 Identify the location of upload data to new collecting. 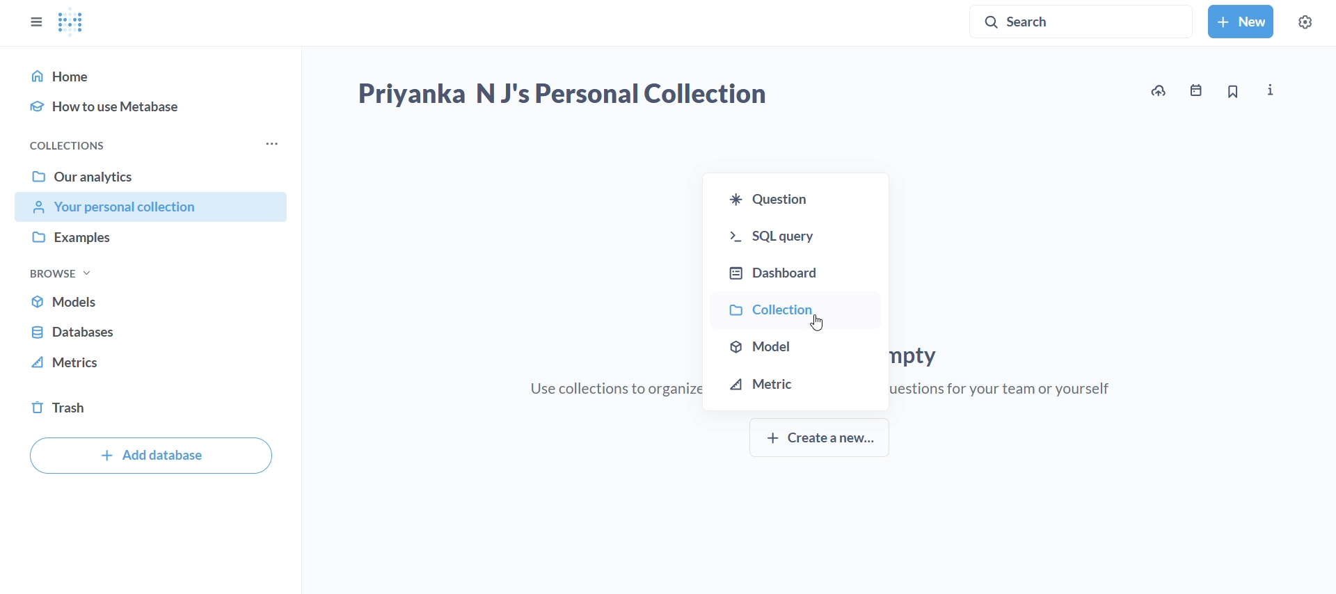
(1156, 92).